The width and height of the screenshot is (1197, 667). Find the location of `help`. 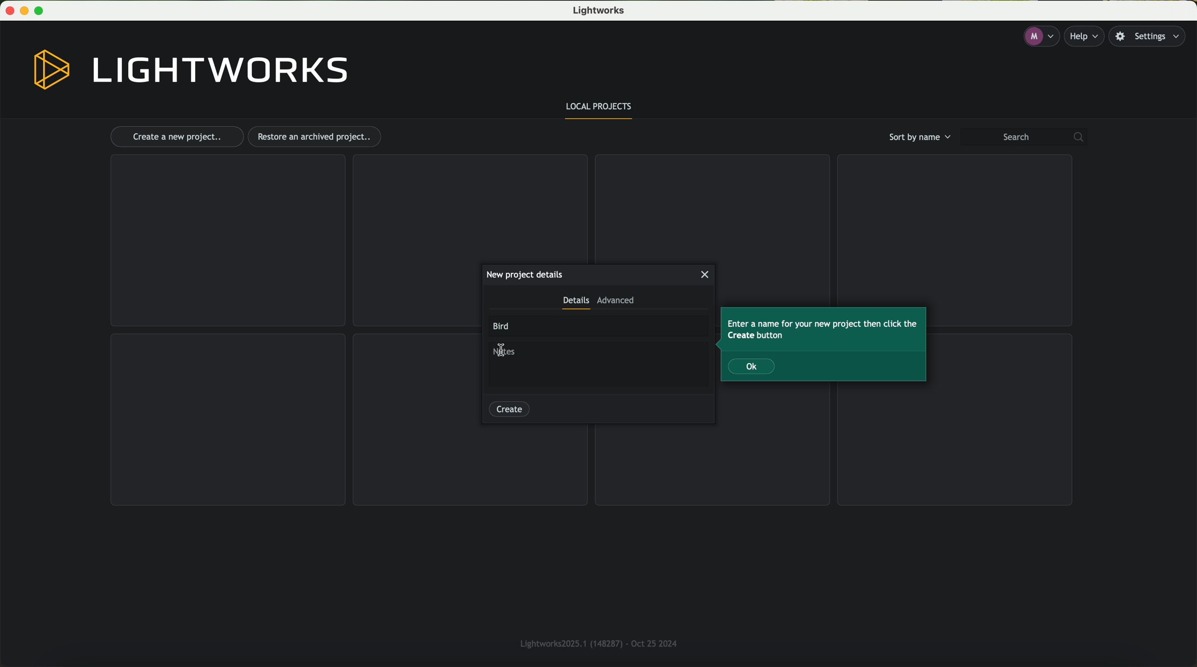

help is located at coordinates (1087, 36).